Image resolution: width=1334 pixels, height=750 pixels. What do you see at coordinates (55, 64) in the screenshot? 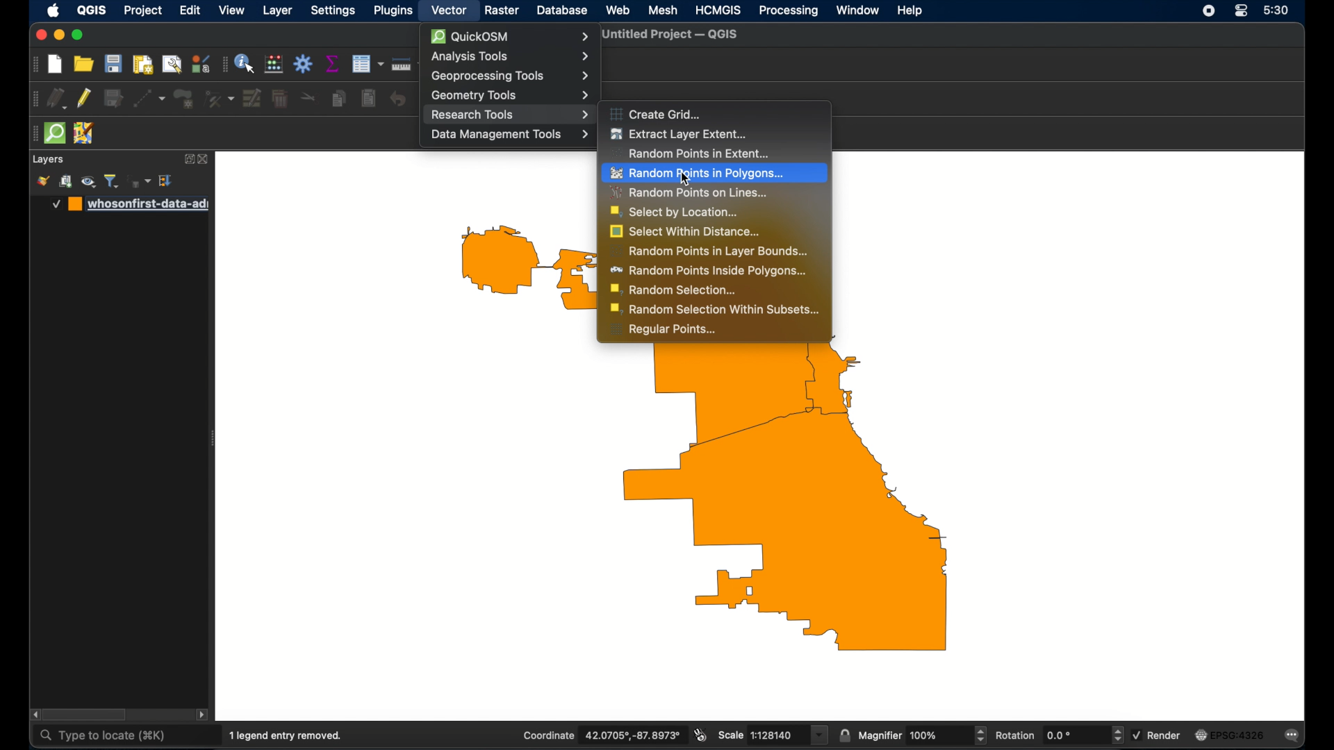
I see `new project` at bounding box center [55, 64].